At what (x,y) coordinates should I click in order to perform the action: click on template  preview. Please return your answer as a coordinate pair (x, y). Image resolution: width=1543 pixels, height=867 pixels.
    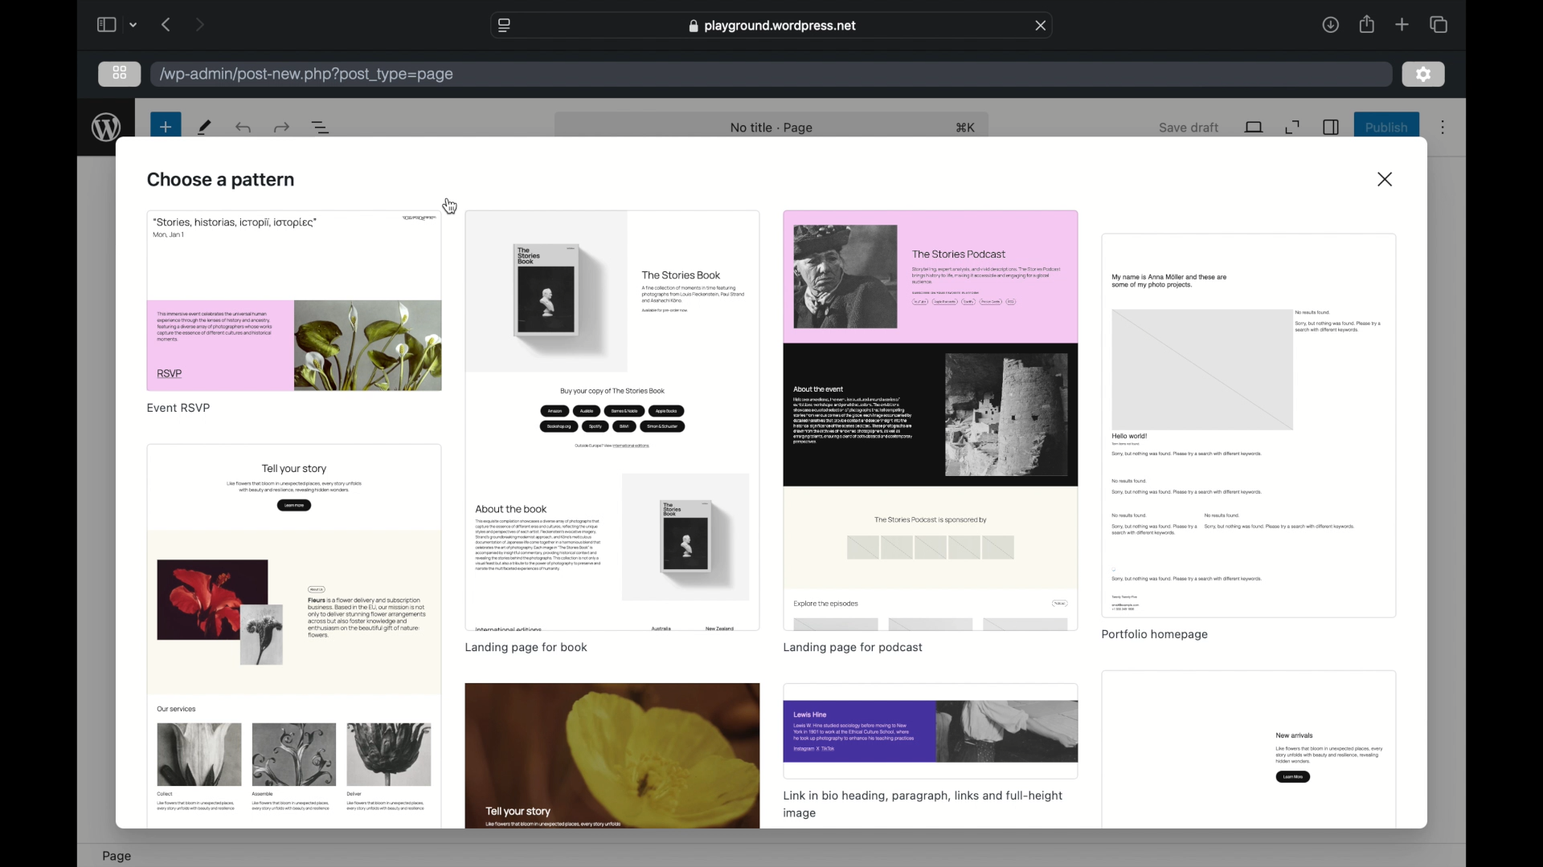
    Looking at the image, I should click on (612, 756).